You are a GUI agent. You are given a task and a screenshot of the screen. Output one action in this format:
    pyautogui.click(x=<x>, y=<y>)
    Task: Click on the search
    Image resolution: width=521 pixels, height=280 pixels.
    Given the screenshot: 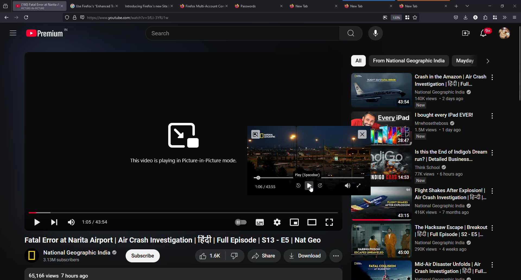 What is the action you would take?
    pyautogui.click(x=244, y=33)
    